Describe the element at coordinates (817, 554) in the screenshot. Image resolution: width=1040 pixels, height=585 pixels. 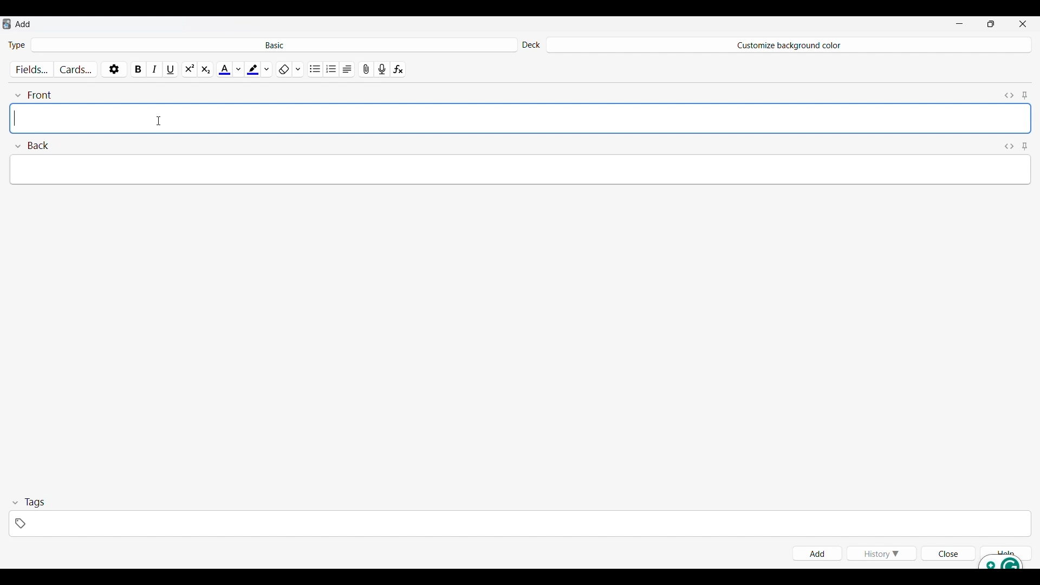
I see `` at that location.